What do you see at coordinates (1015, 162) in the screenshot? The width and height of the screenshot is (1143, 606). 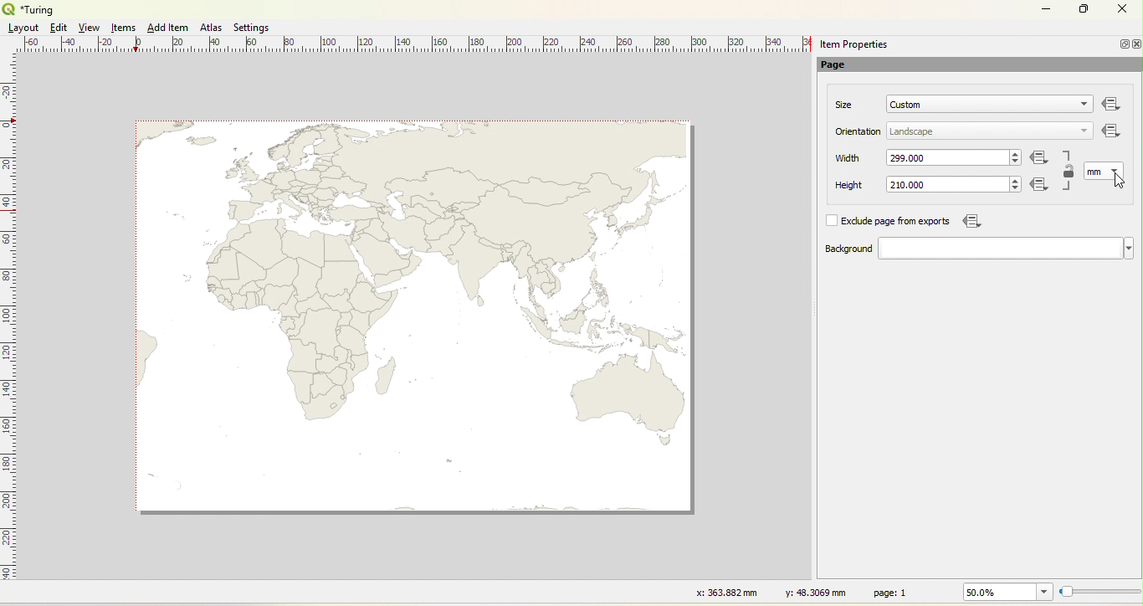 I see `decrease` at bounding box center [1015, 162].